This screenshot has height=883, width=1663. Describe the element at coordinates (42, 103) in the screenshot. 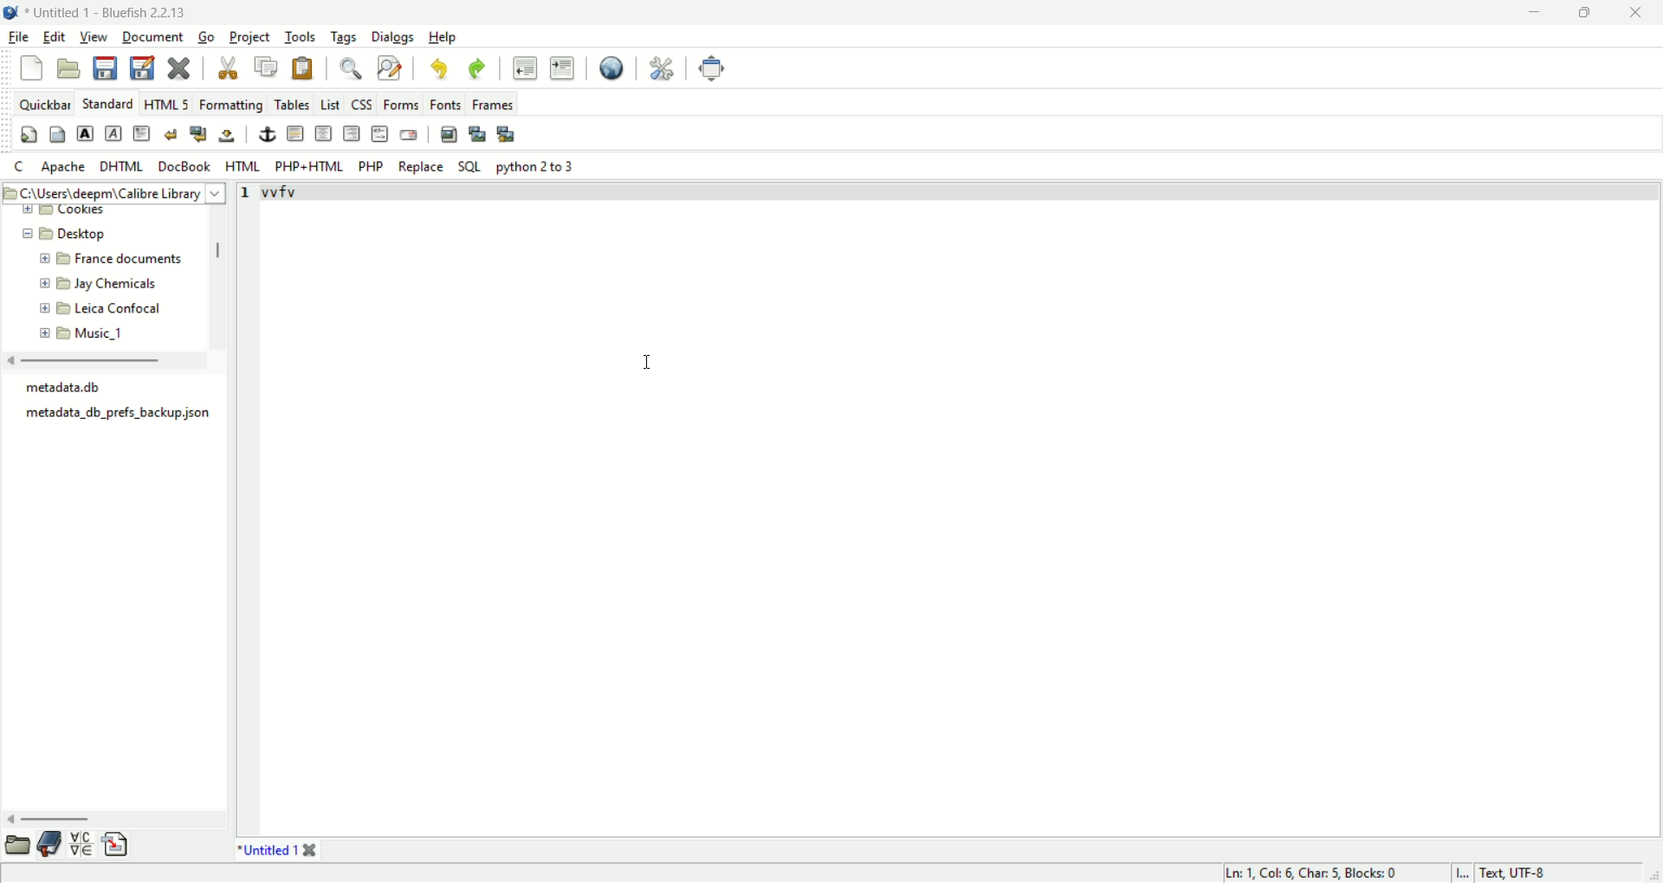

I see `quickbar` at that location.